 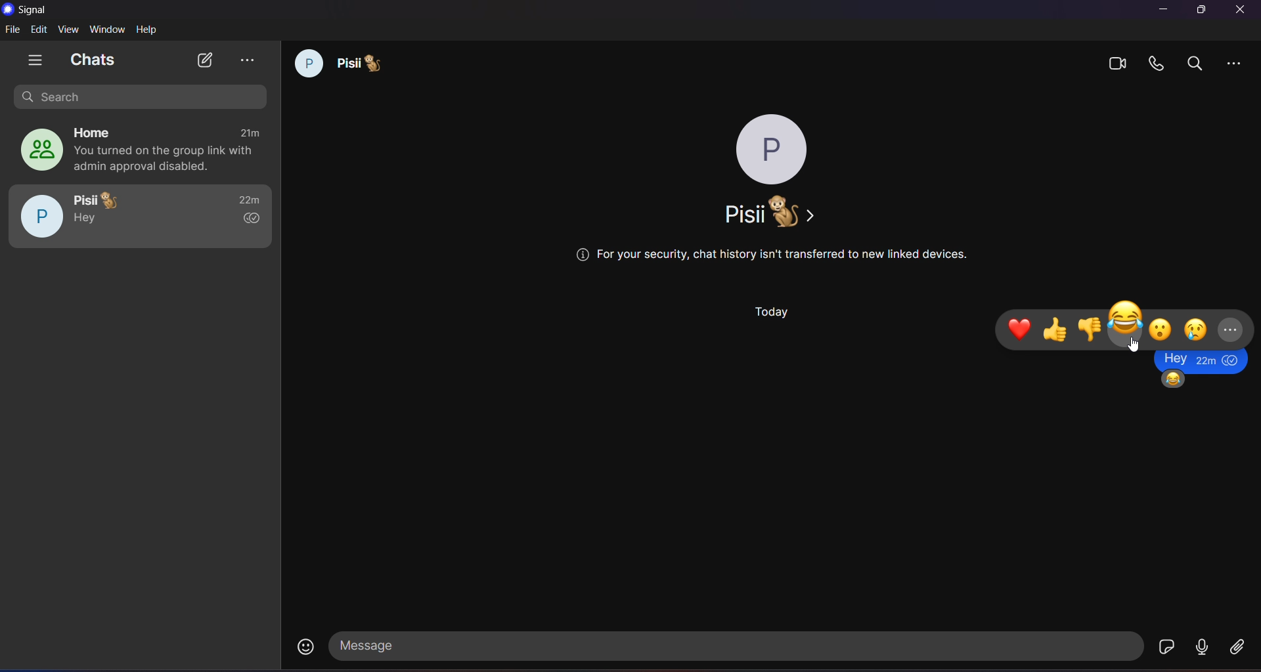 What do you see at coordinates (1123, 326) in the screenshot?
I see `emoji tab` at bounding box center [1123, 326].